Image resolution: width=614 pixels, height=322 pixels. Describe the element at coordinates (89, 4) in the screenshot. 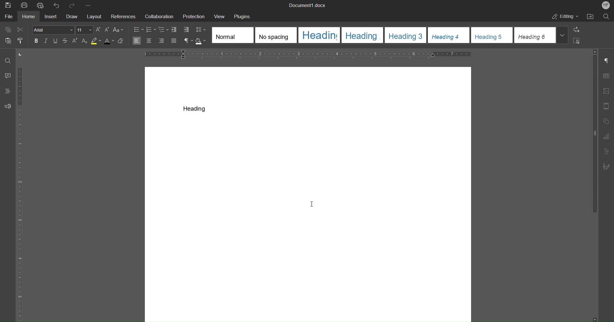

I see `More` at that location.